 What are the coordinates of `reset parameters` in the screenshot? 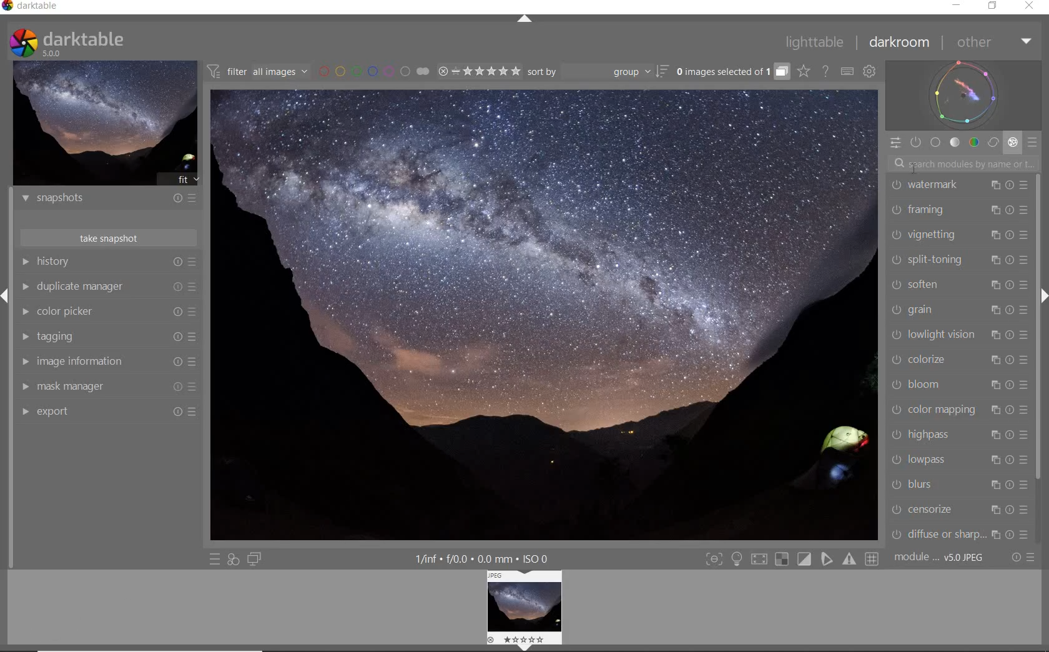 It's located at (1011, 209).